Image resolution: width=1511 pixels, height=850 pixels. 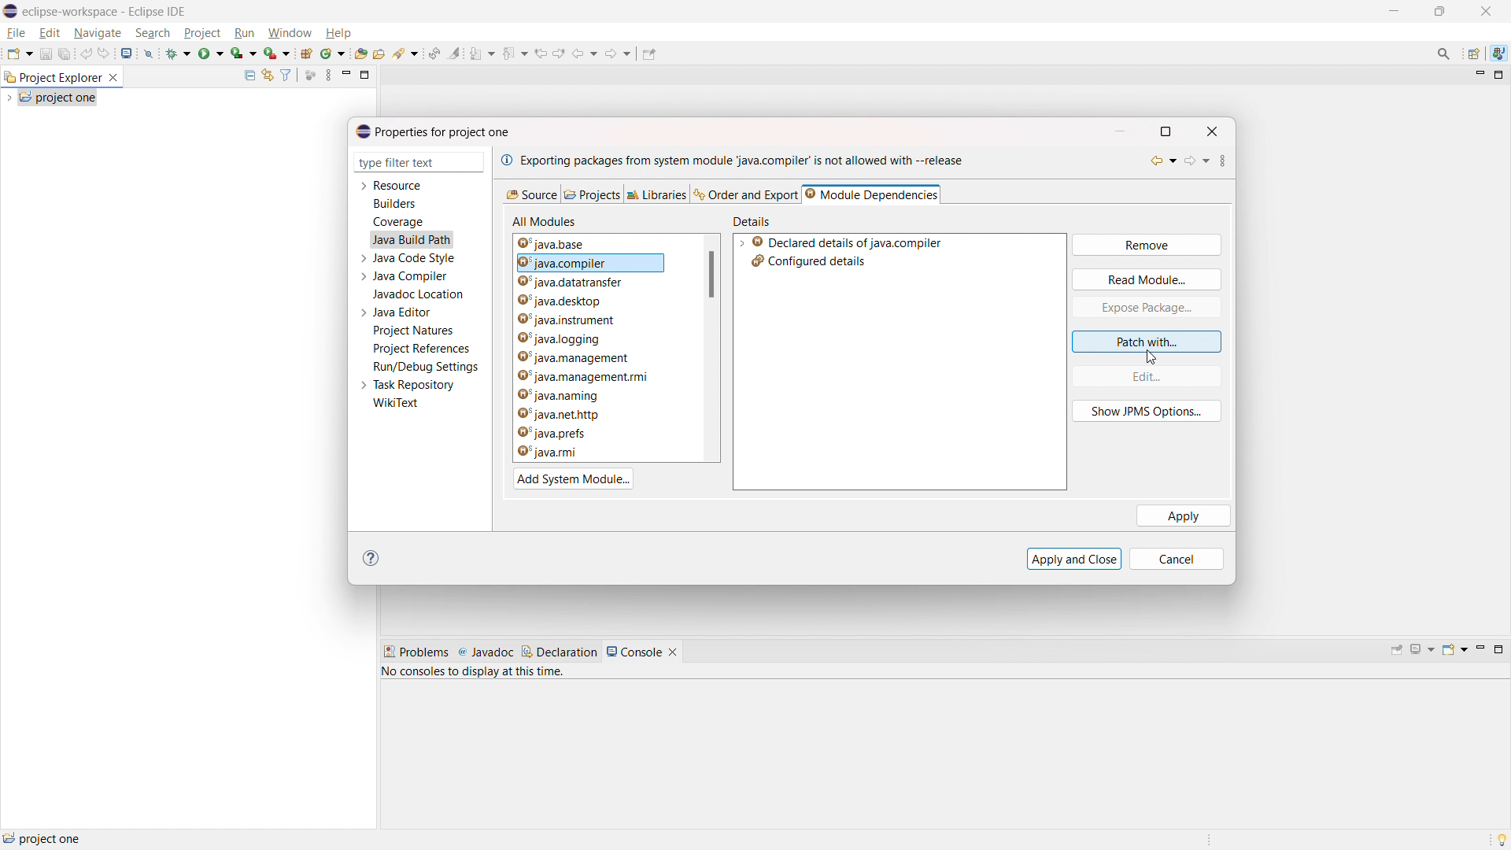 I want to click on edit, so click(x=1145, y=376).